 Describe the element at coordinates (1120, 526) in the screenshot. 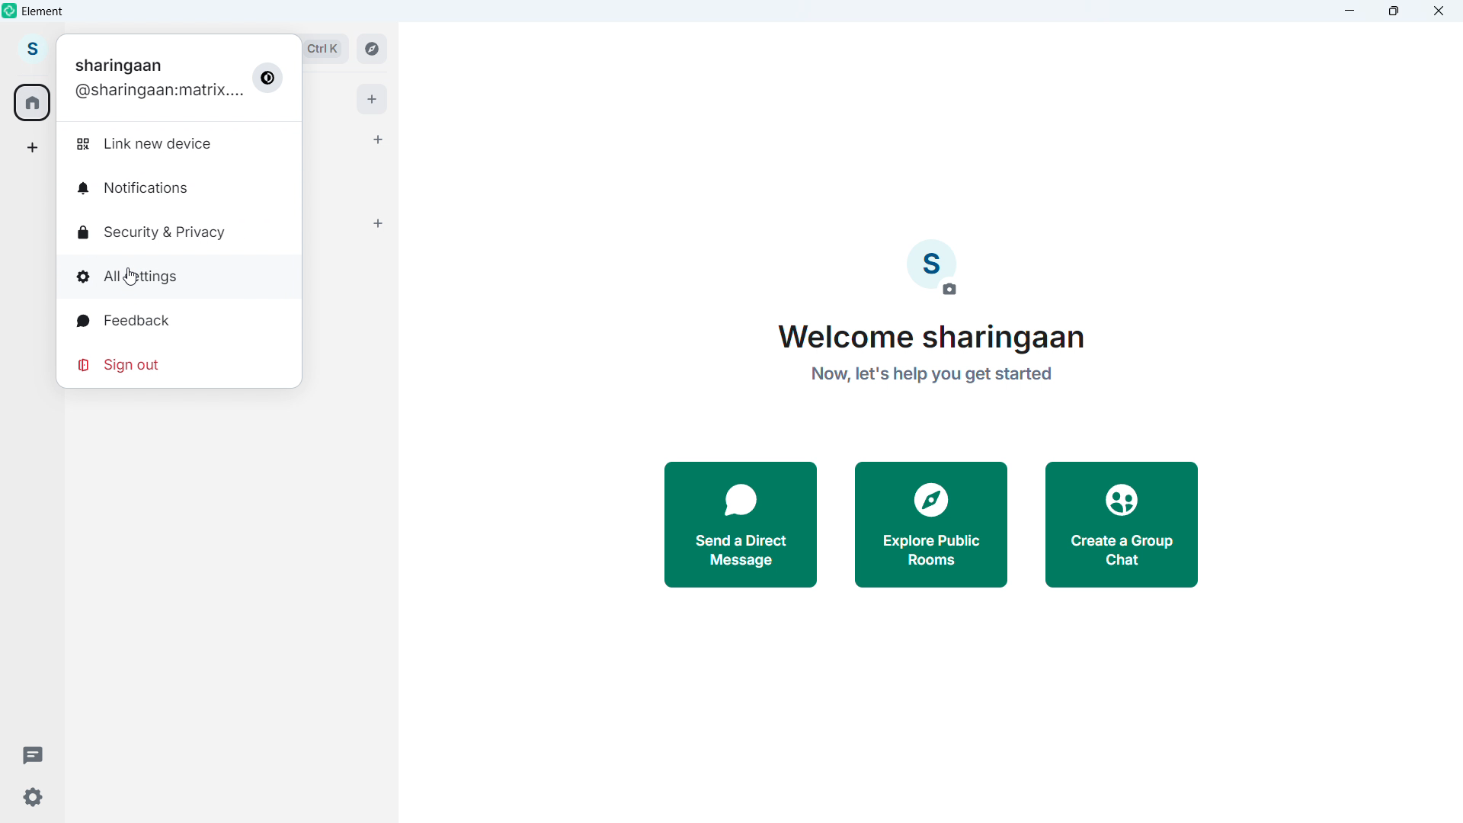

I see `Create a group chat ` at that location.